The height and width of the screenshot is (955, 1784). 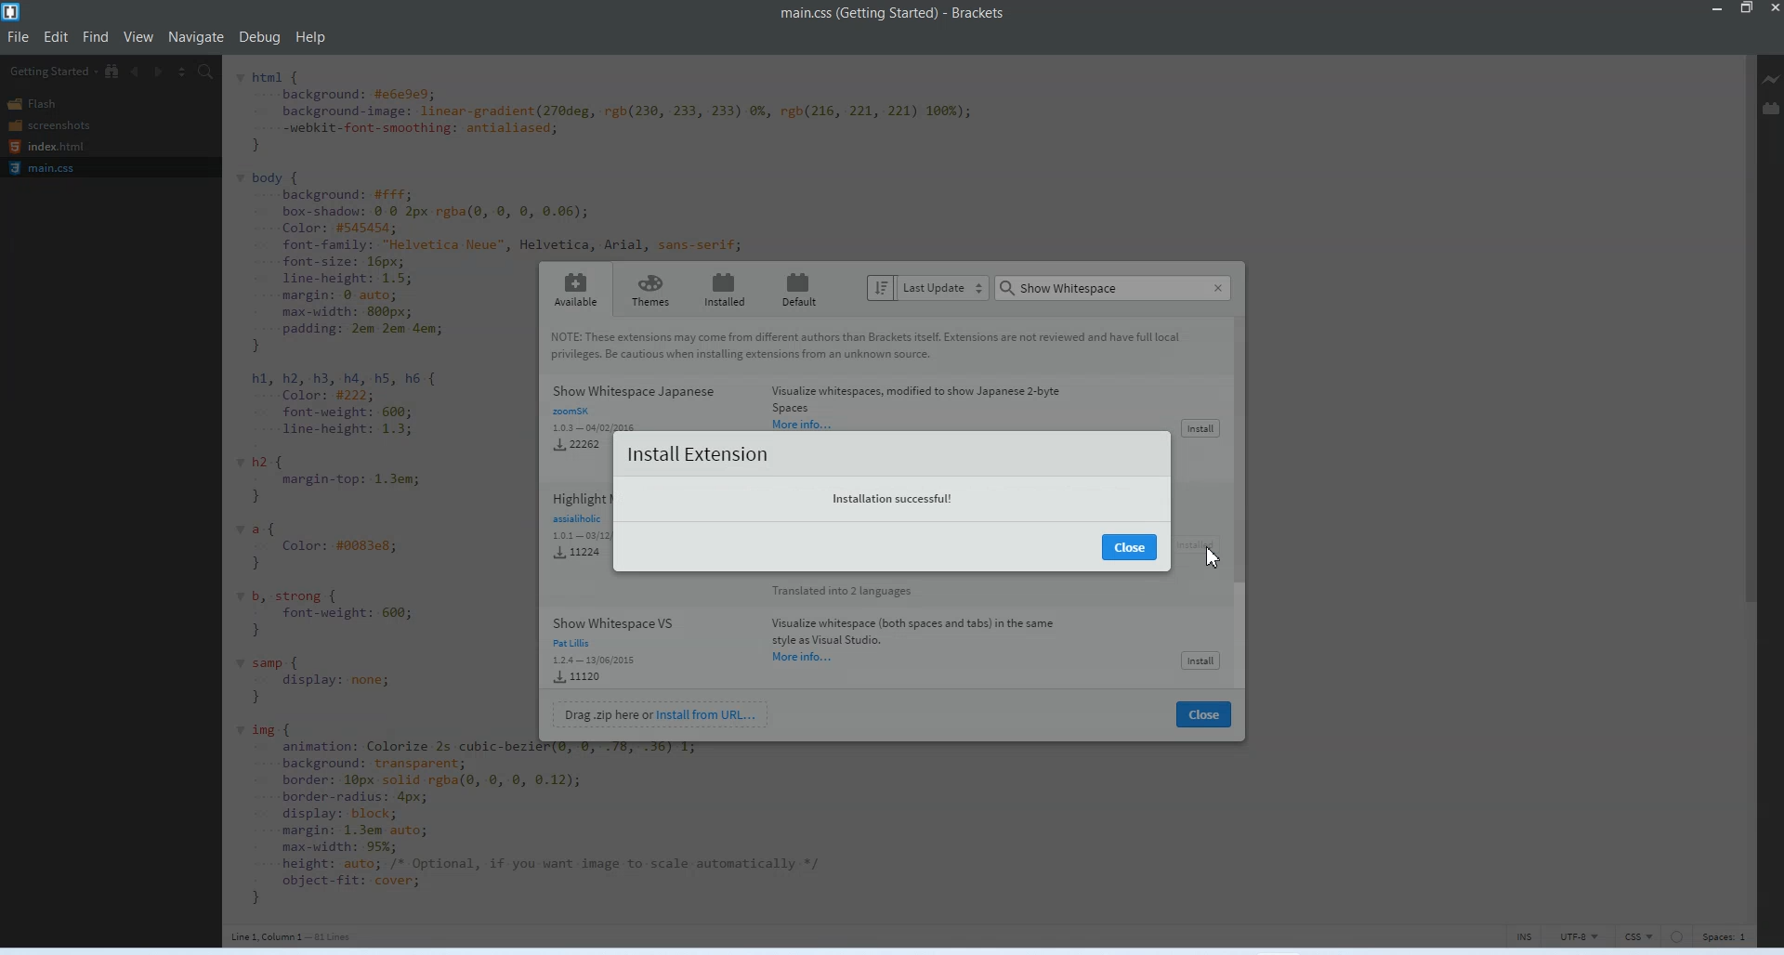 I want to click on Circle, so click(x=1679, y=934).